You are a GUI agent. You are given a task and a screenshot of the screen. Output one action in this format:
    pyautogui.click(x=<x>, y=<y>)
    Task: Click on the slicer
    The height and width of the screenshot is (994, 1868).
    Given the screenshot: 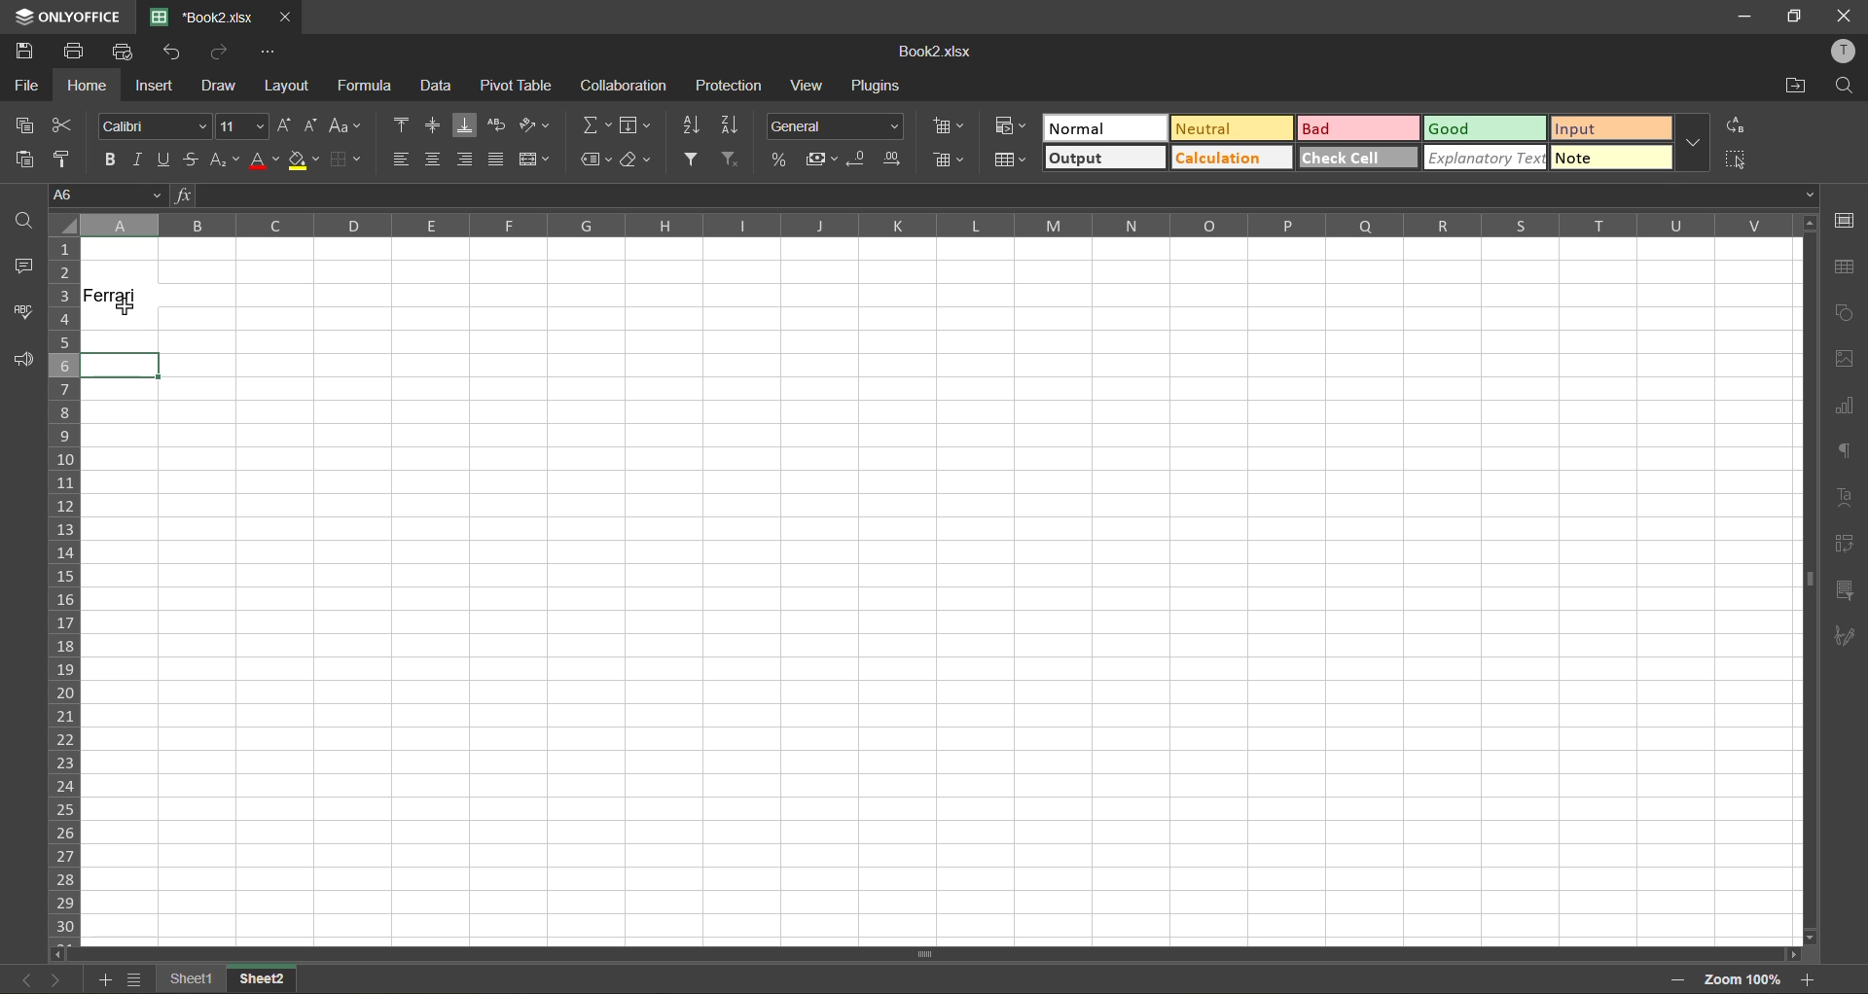 What is the action you would take?
    pyautogui.click(x=1844, y=587)
    